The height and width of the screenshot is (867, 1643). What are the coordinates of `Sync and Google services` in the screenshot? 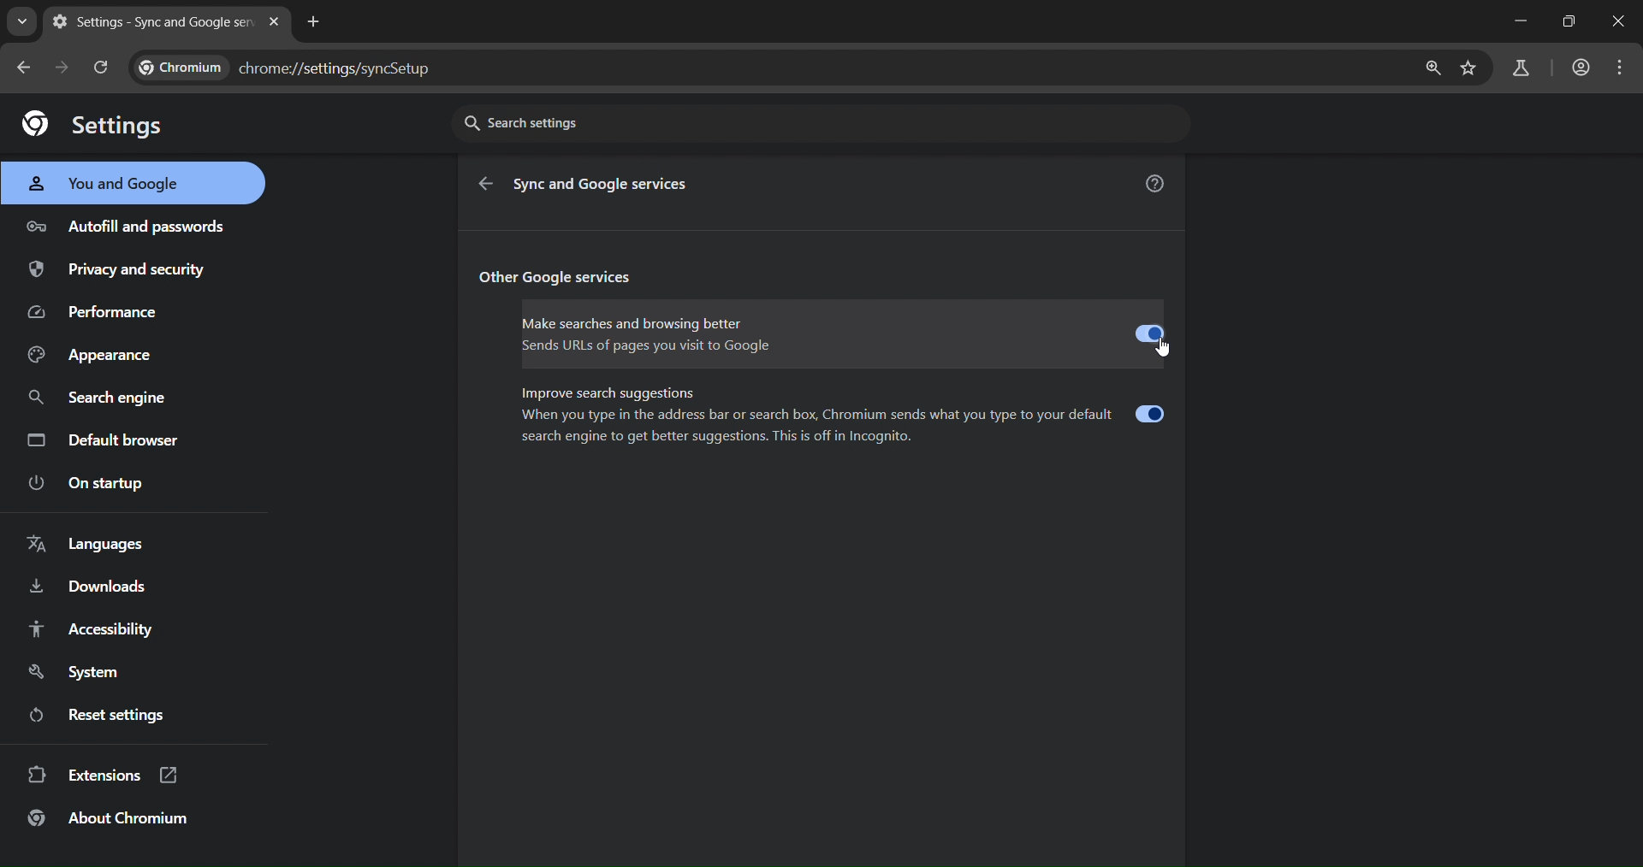 It's located at (608, 184).